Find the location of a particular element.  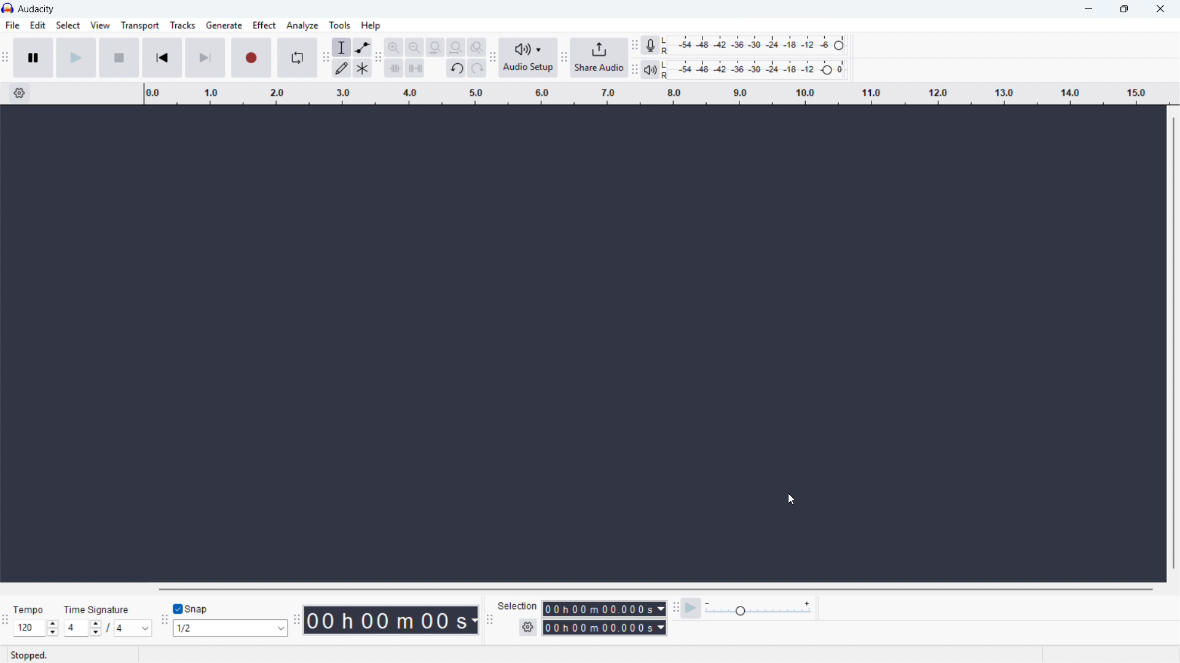

horizontal scrollbar is located at coordinates (654, 589).